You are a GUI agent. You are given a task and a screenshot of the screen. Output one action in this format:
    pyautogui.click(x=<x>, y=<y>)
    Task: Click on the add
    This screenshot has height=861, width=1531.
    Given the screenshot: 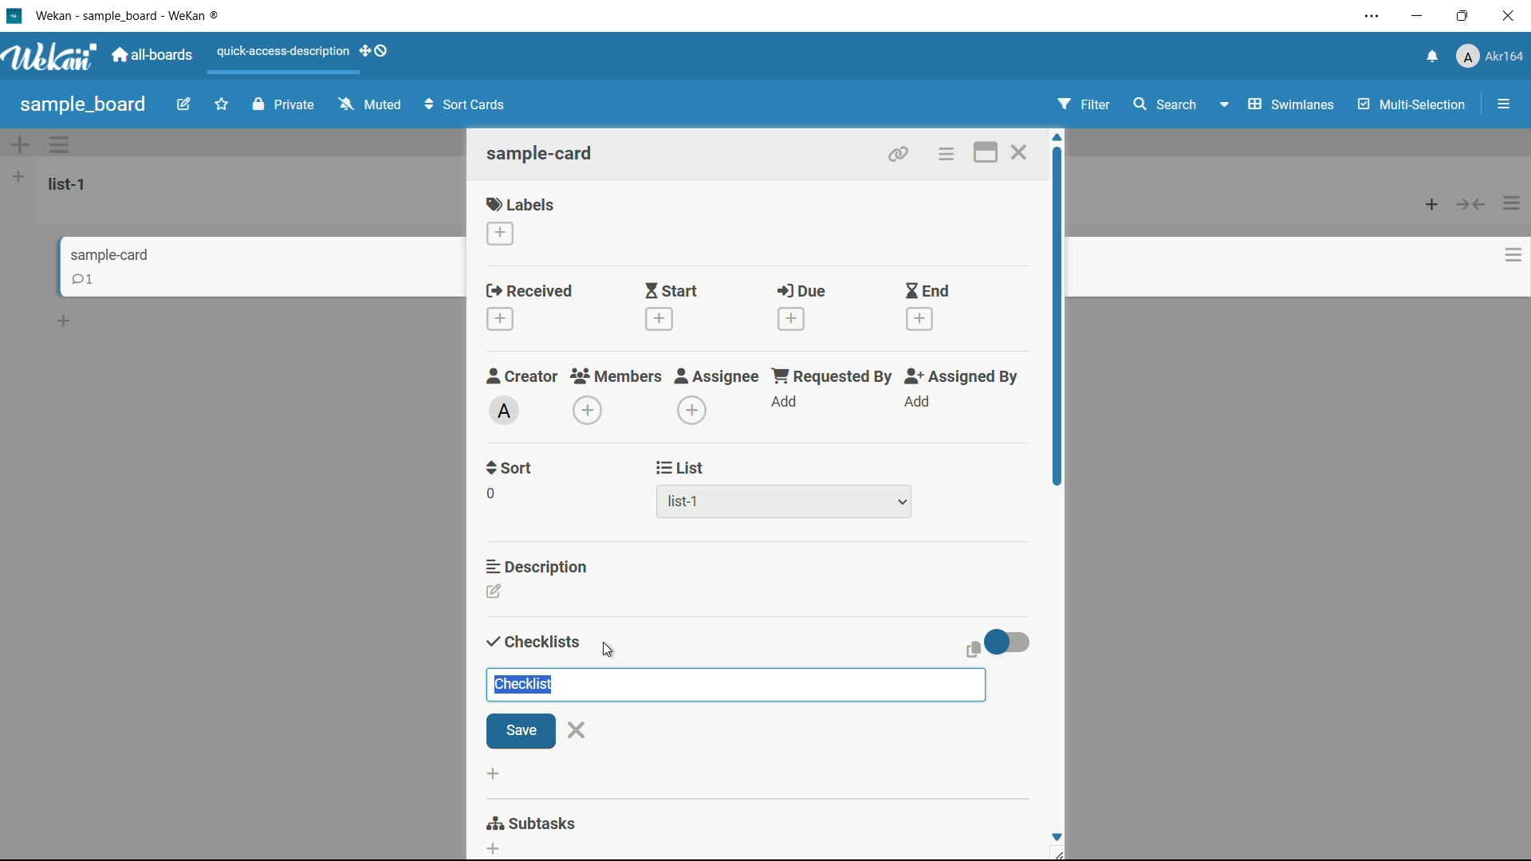 What is the action you would take?
    pyautogui.click(x=66, y=322)
    